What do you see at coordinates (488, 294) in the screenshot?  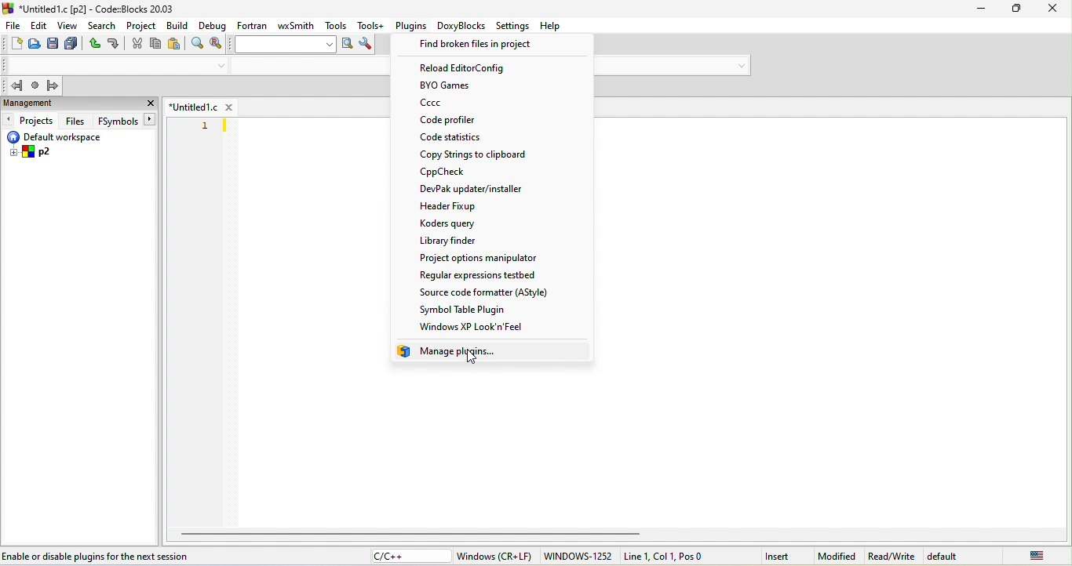 I see `source code formatter` at bounding box center [488, 294].